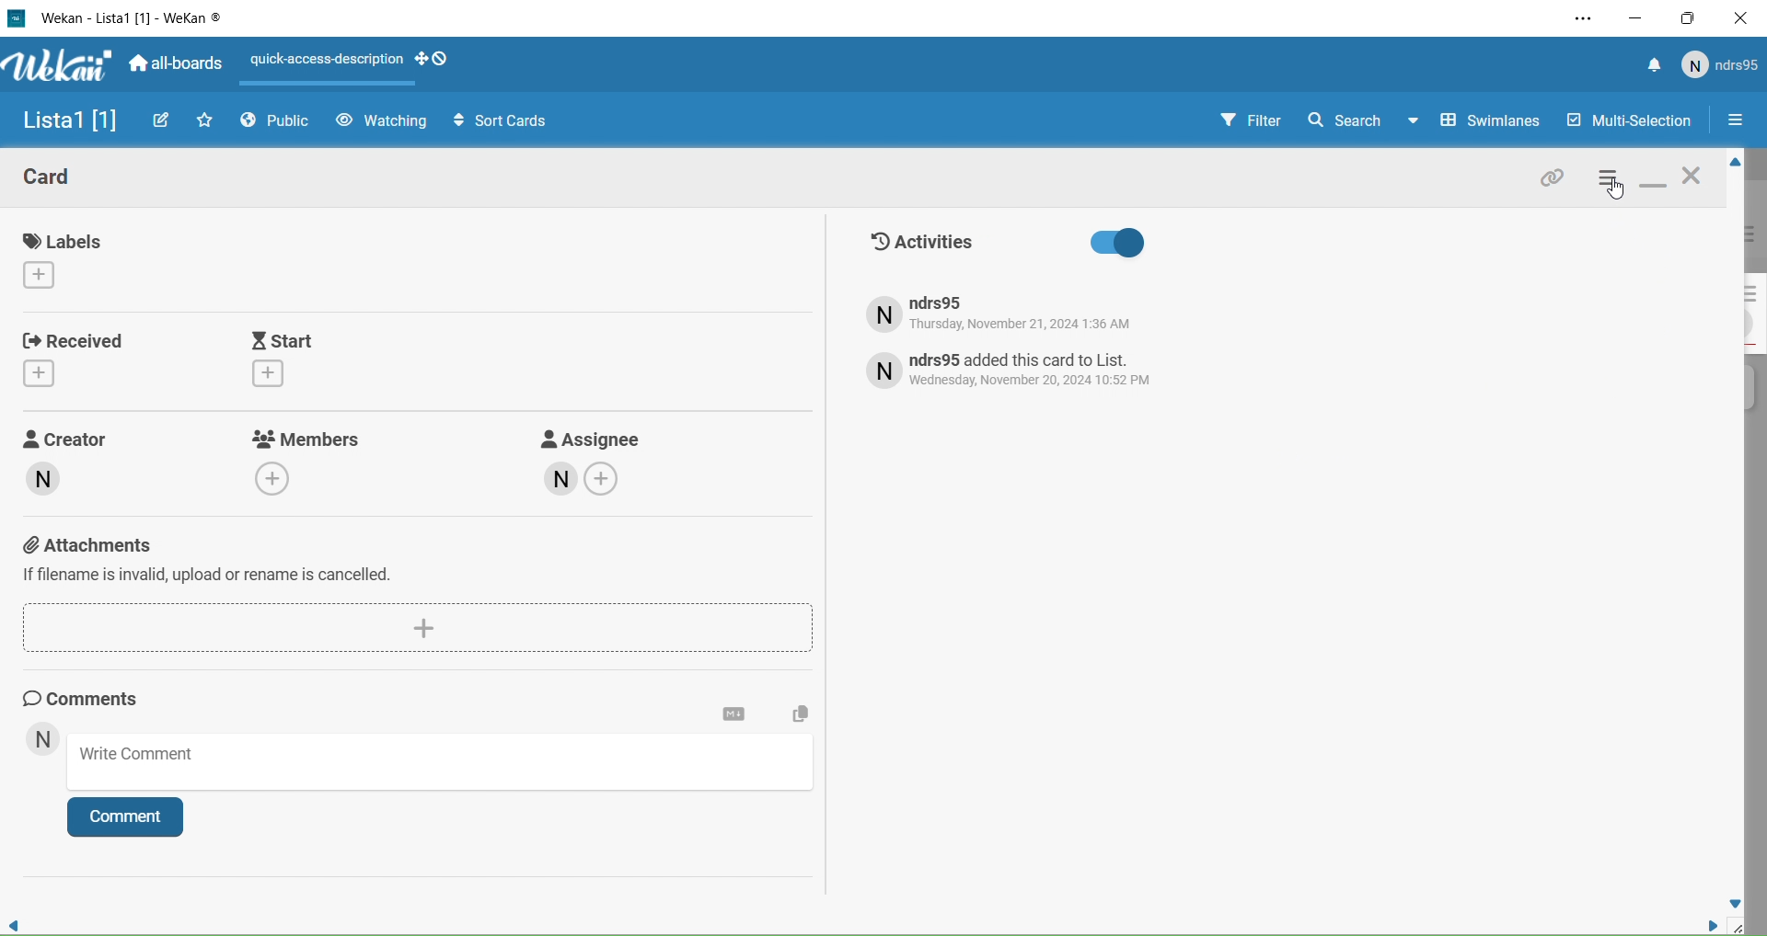  I want to click on activity, so click(1014, 376).